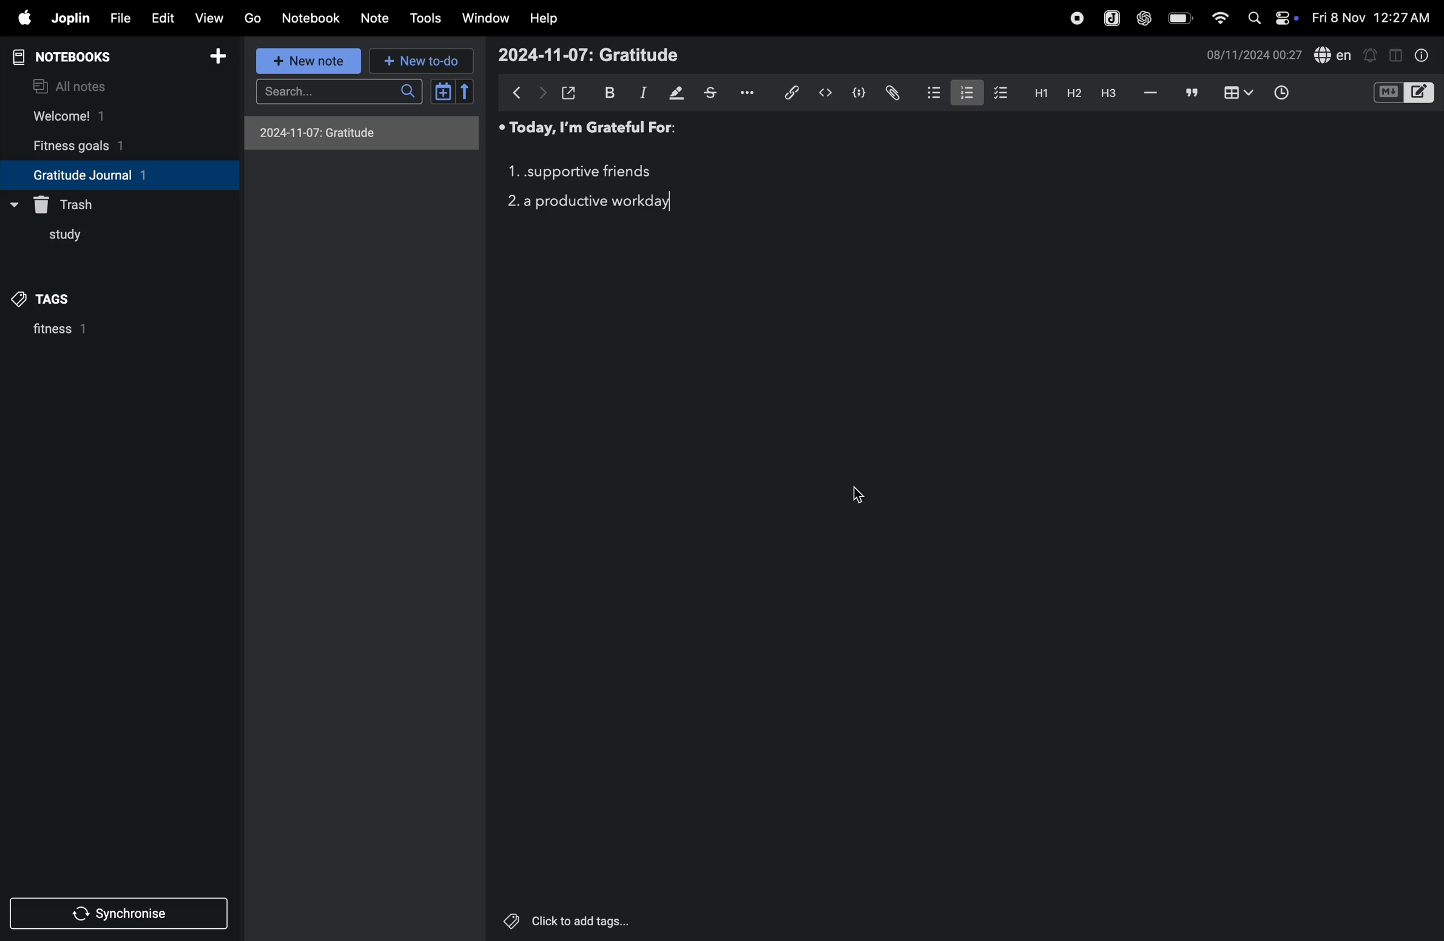  What do you see at coordinates (108, 175) in the screenshot?
I see `gratitude journals 1` at bounding box center [108, 175].